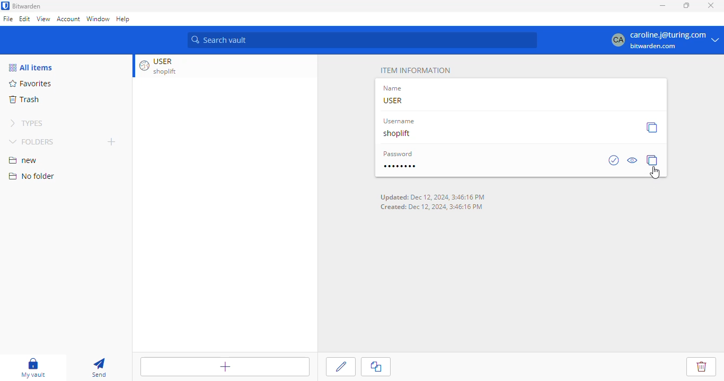  Describe the element at coordinates (364, 39) in the screenshot. I see `search vault` at that location.